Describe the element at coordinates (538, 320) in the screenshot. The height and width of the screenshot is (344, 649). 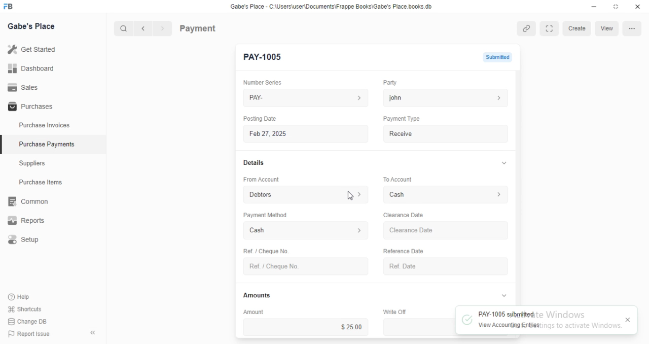
I see `PAY-1005 submitted. View Accounting Entries` at that location.